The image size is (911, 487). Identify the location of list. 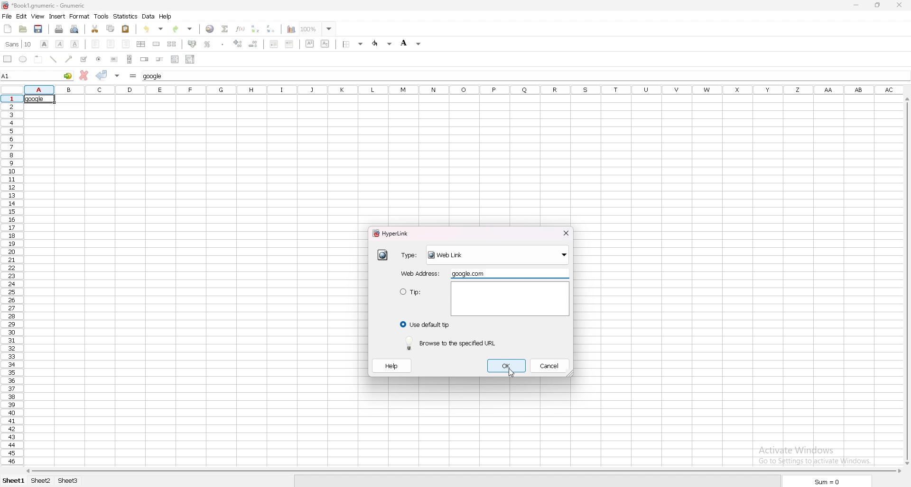
(175, 59).